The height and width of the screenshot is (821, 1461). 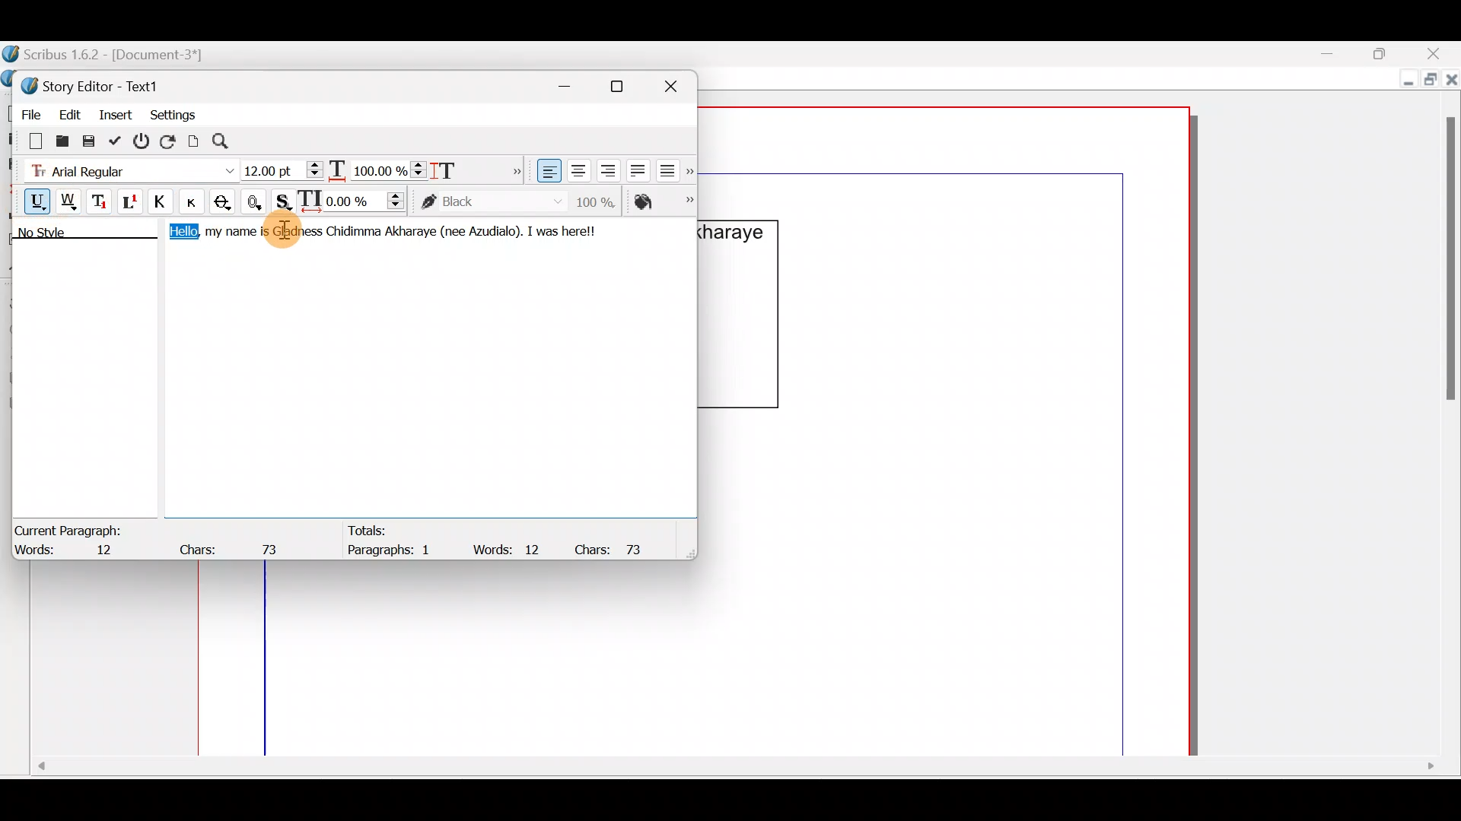 I want to click on Akharaye, so click(x=411, y=232).